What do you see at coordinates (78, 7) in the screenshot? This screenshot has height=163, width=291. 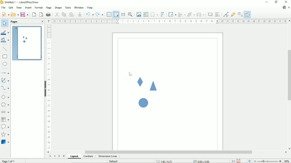 I see `Window` at bounding box center [78, 7].